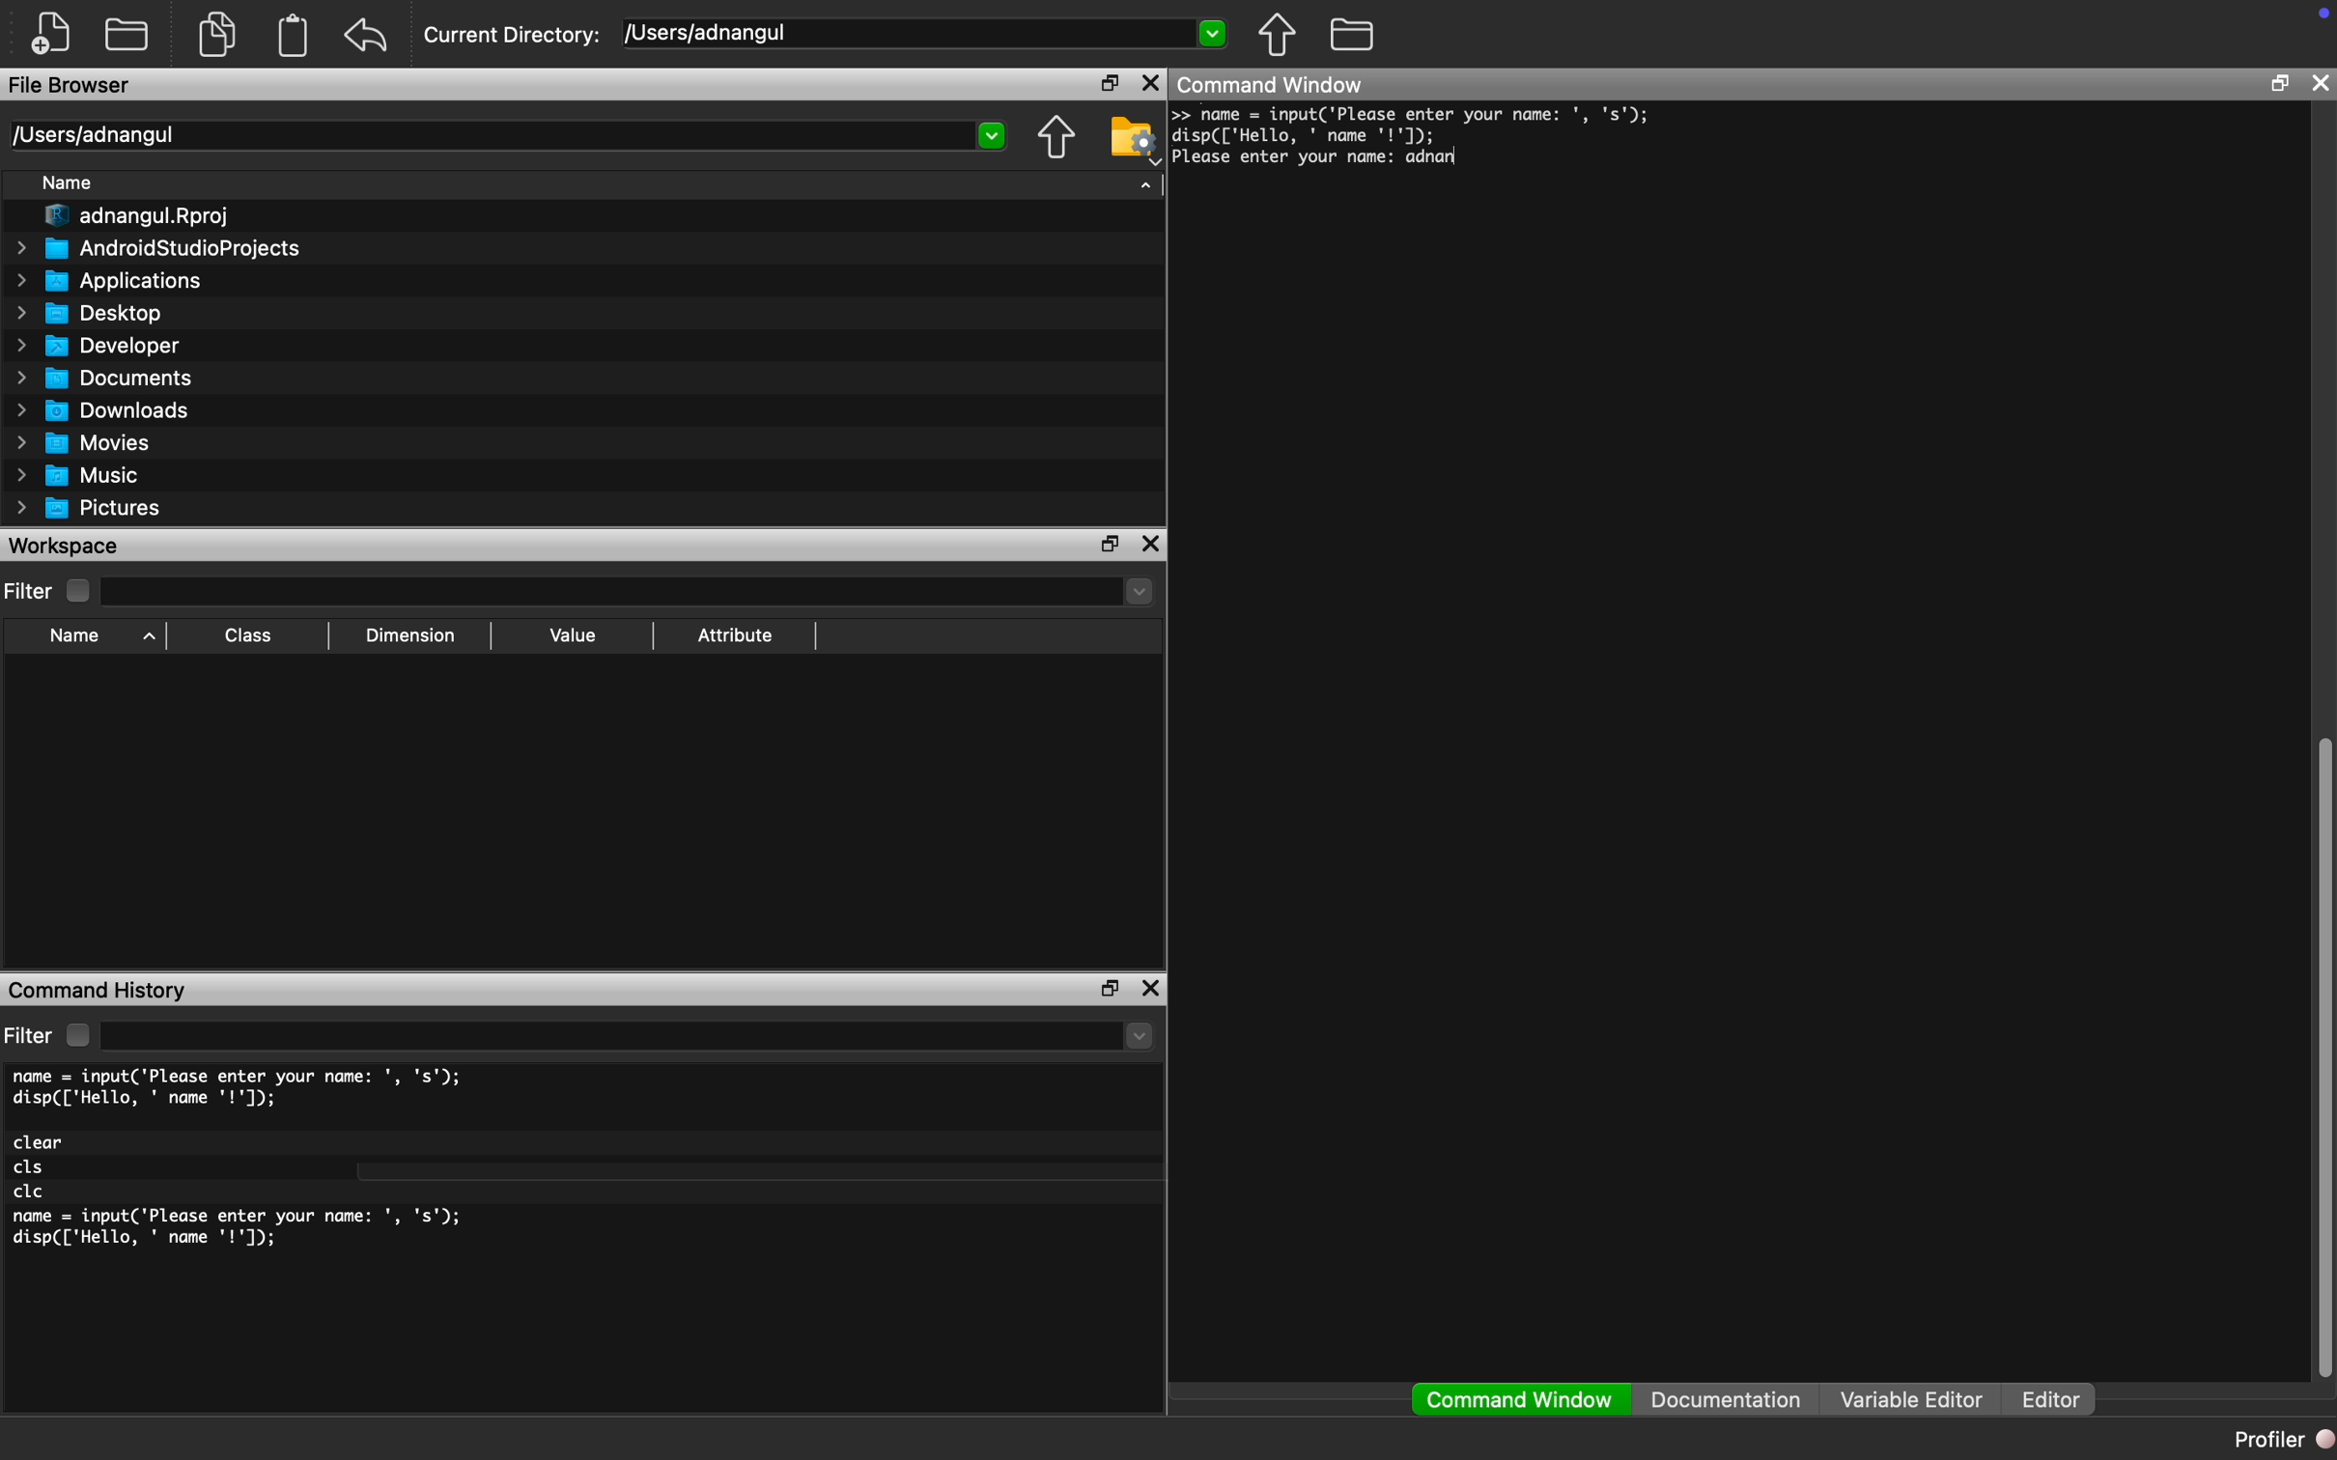 The width and height of the screenshot is (2337, 1460). What do you see at coordinates (2323, 13) in the screenshot?
I see `icon` at bounding box center [2323, 13].